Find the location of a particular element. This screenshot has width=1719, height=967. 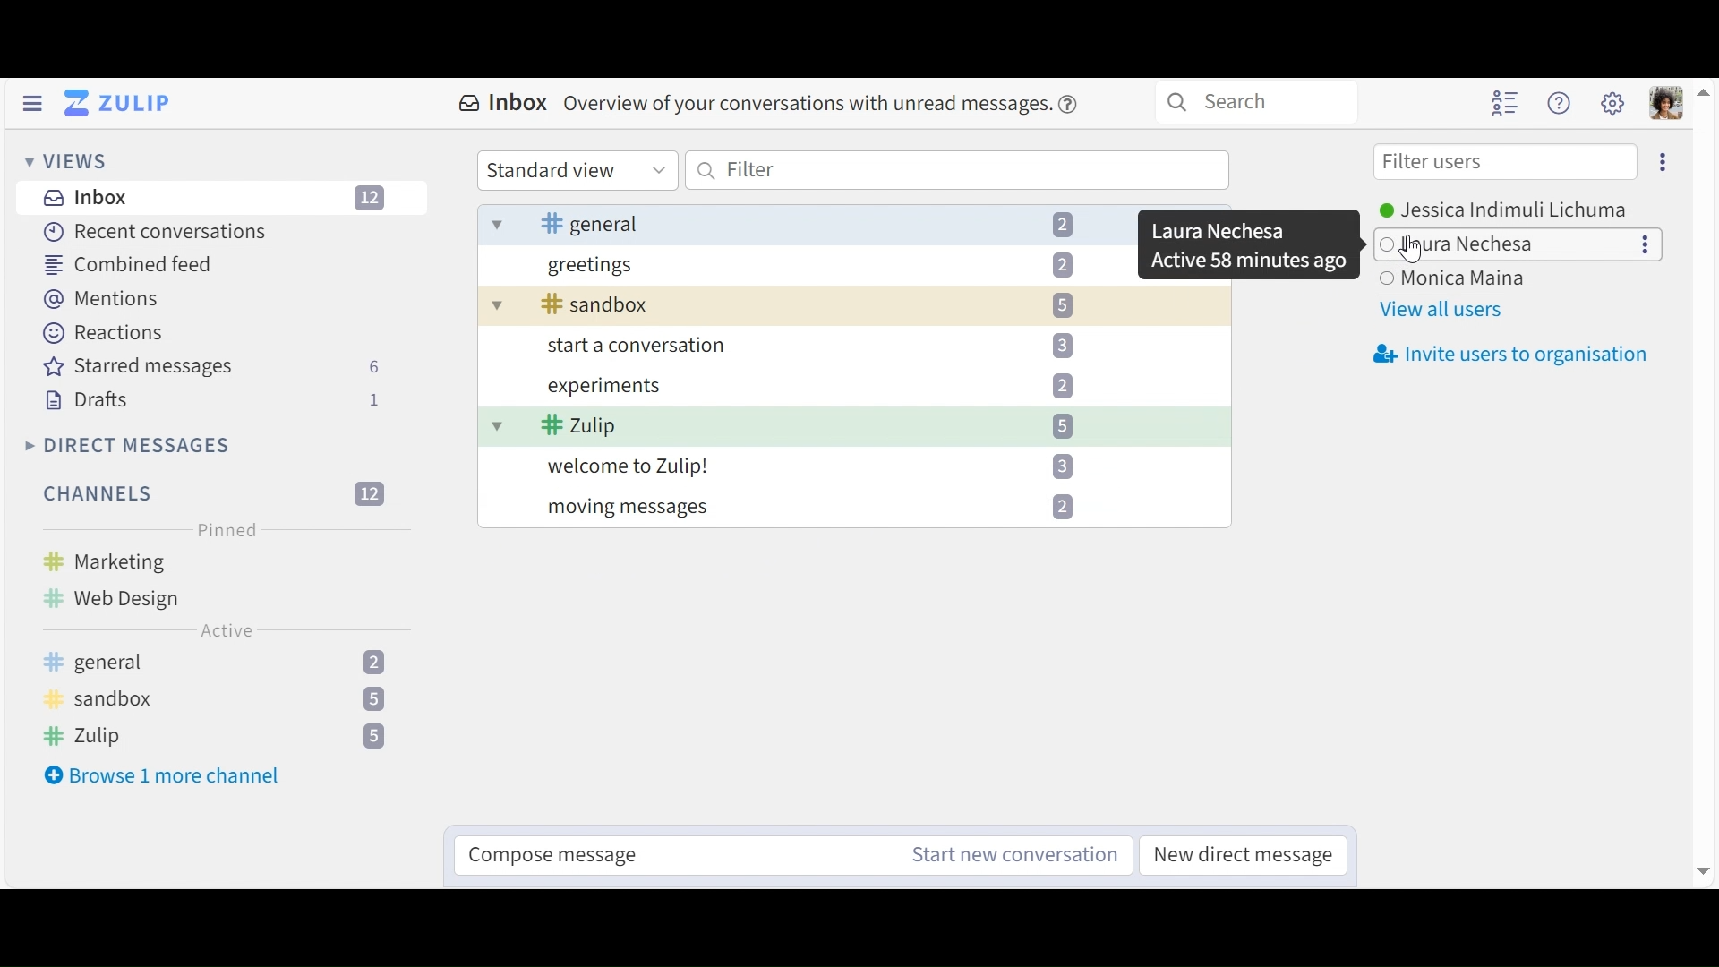

welcome to Zulip! is located at coordinates (831, 467).